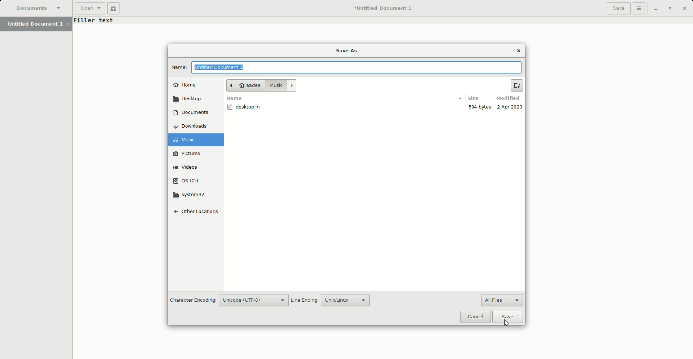  What do you see at coordinates (89, 9) in the screenshot?
I see `Open` at bounding box center [89, 9].